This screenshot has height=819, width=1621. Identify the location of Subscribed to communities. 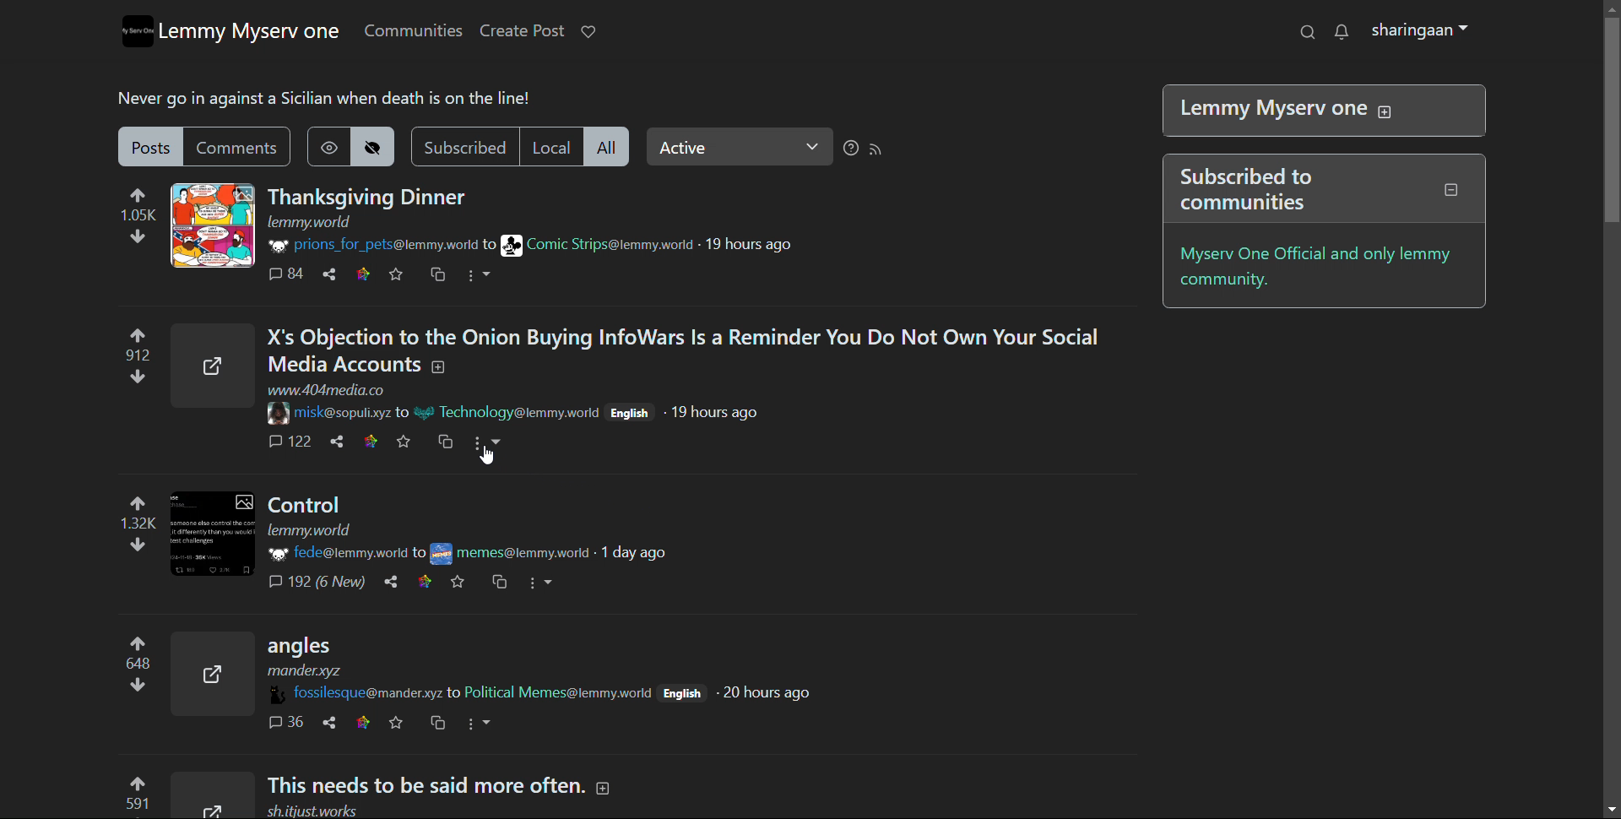
(1320, 190).